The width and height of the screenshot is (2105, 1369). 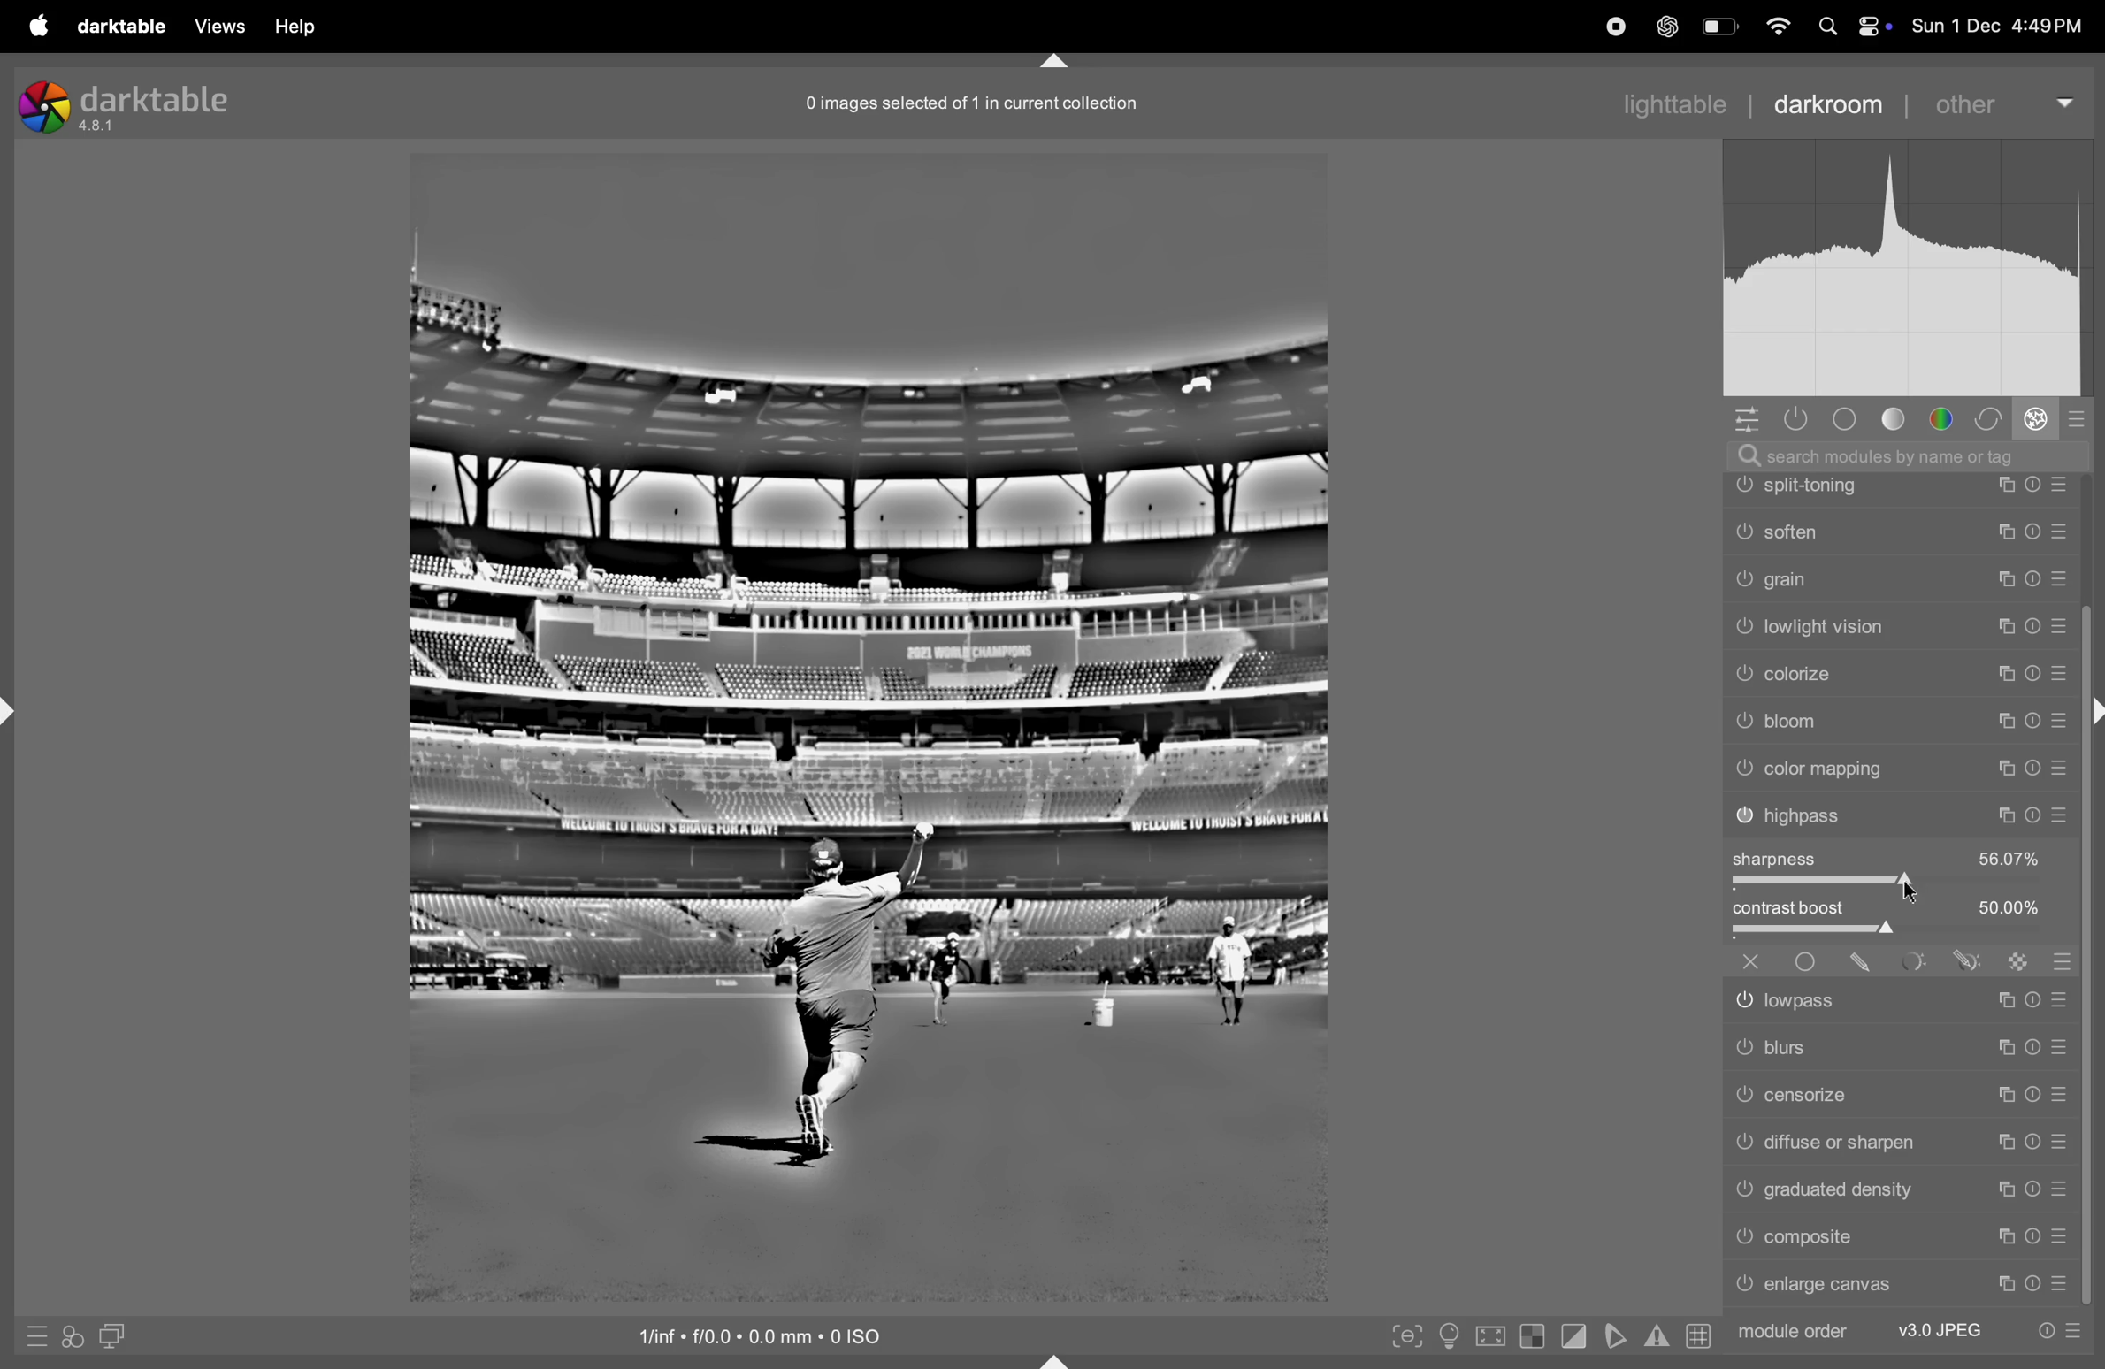 What do you see at coordinates (1900, 577) in the screenshot?
I see `vignetting` at bounding box center [1900, 577].